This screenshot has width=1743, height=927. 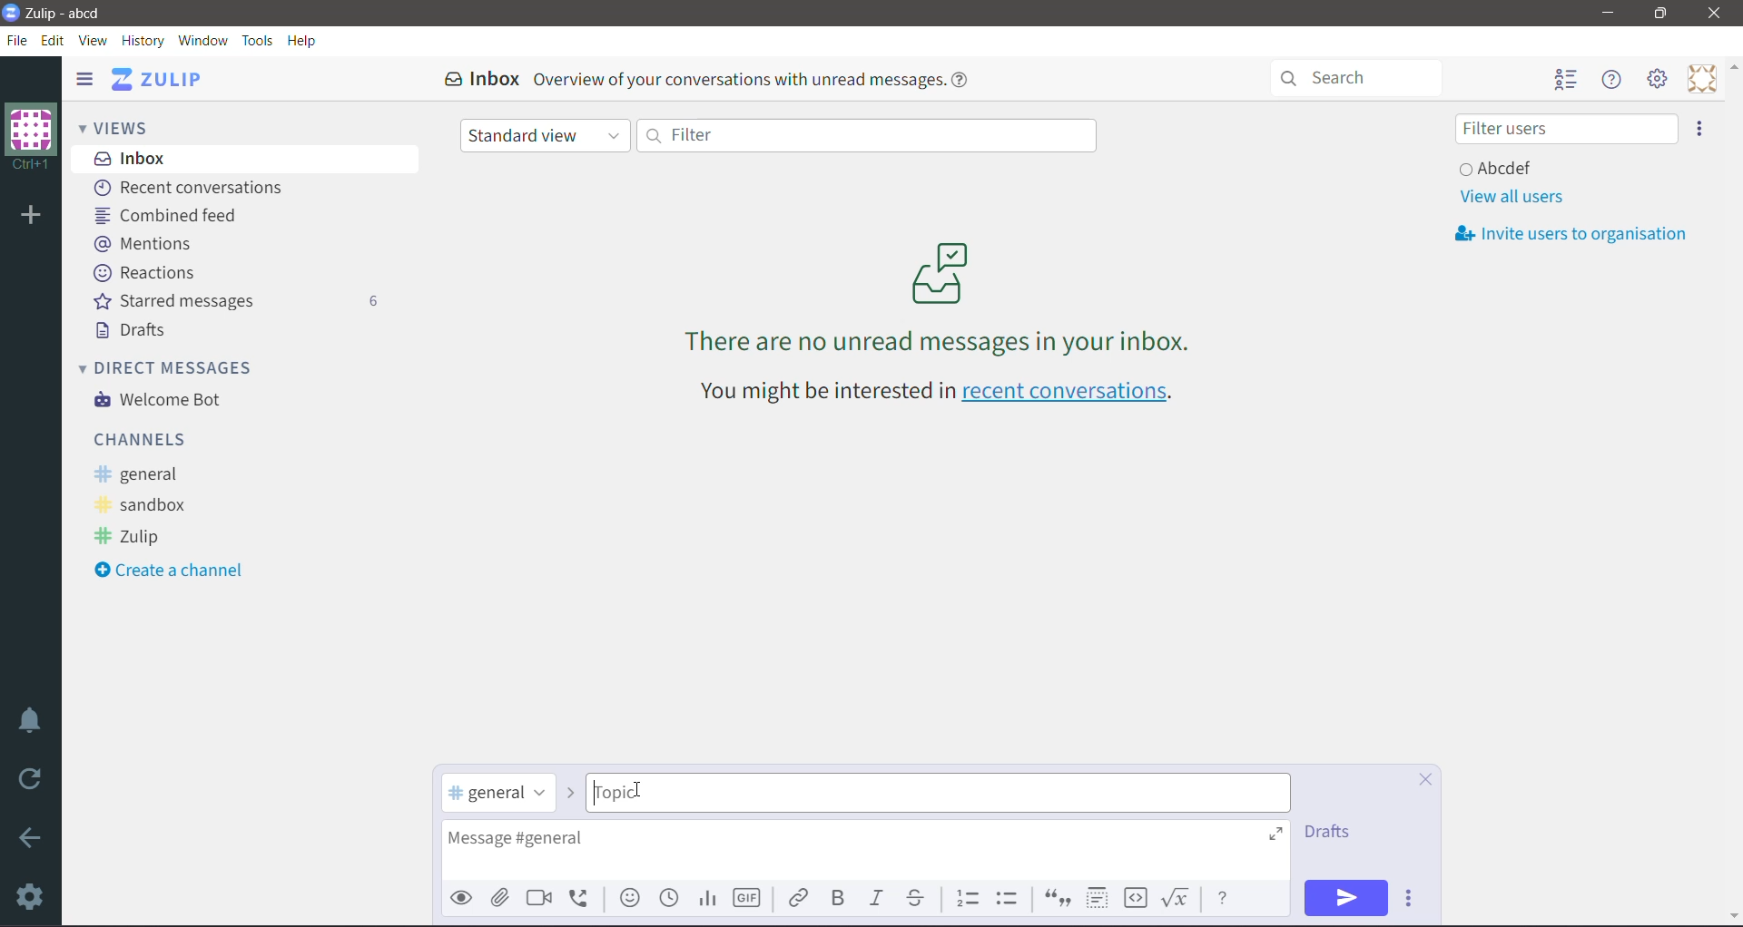 What do you see at coordinates (143, 242) in the screenshot?
I see `Mentions` at bounding box center [143, 242].